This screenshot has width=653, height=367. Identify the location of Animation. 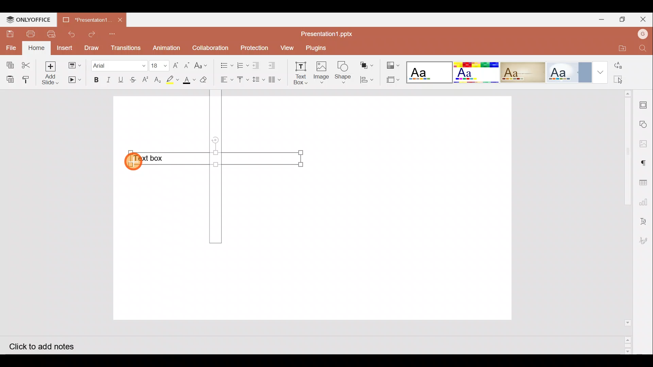
(167, 48).